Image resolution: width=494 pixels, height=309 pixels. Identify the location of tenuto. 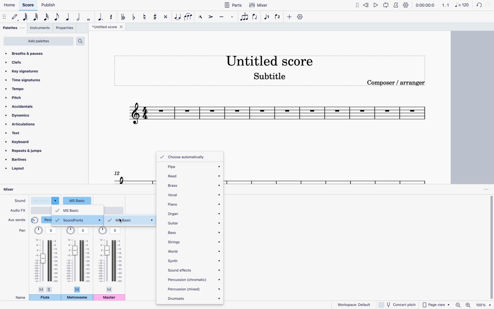
(222, 17).